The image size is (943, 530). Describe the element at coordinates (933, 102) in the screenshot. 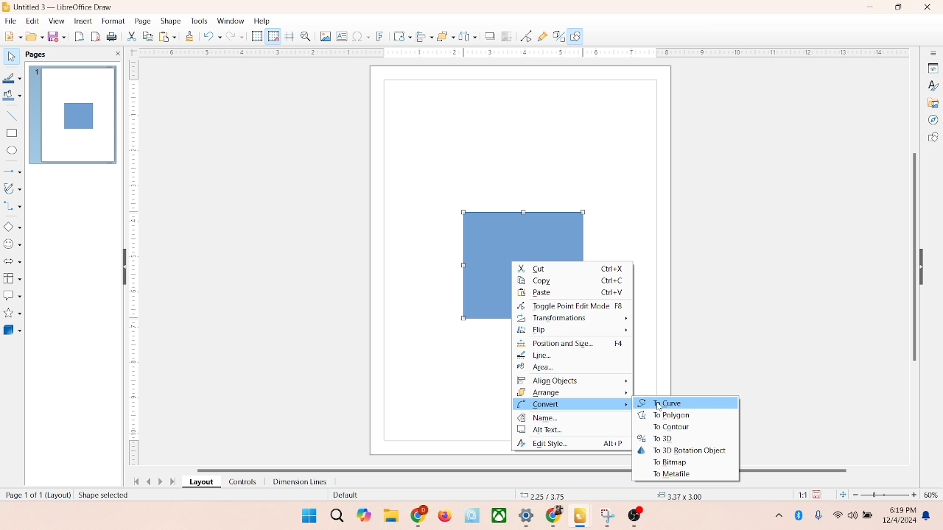

I see `gallery` at that location.